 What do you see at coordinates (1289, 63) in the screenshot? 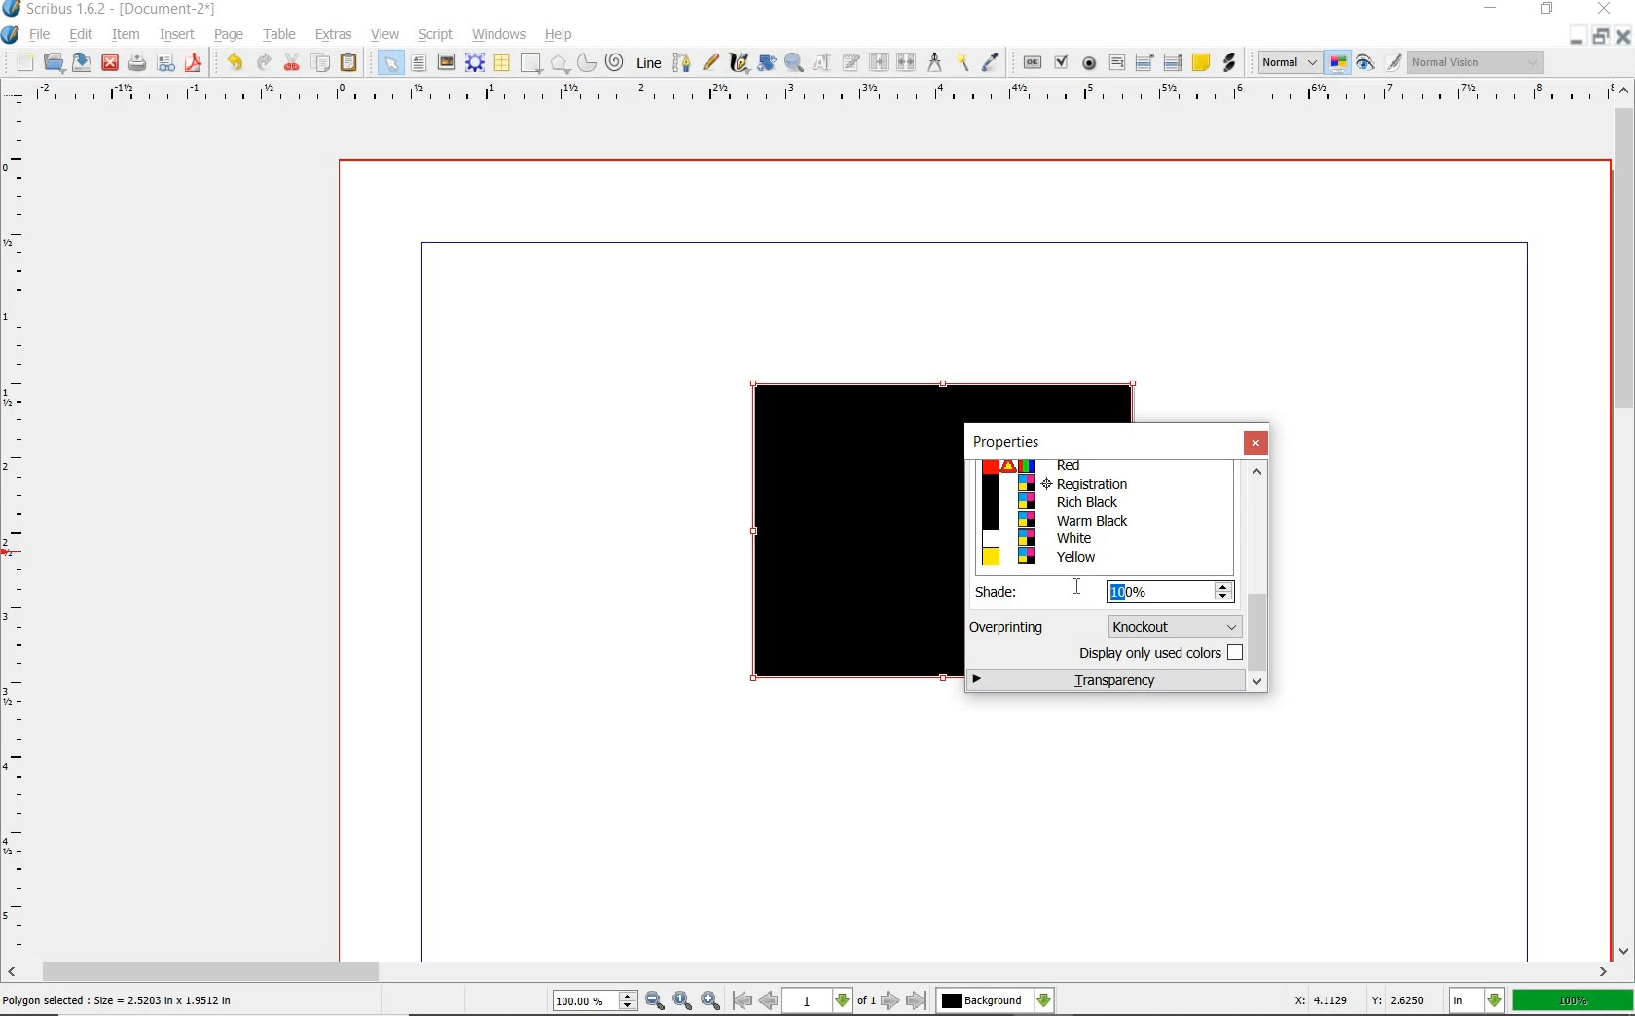
I see `image preview quality` at bounding box center [1289, 63].